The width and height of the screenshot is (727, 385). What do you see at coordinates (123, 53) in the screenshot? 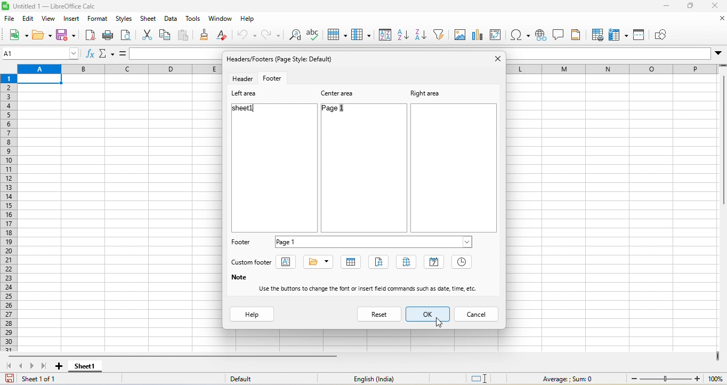
I see `formula` at bounding box center [123, 53].